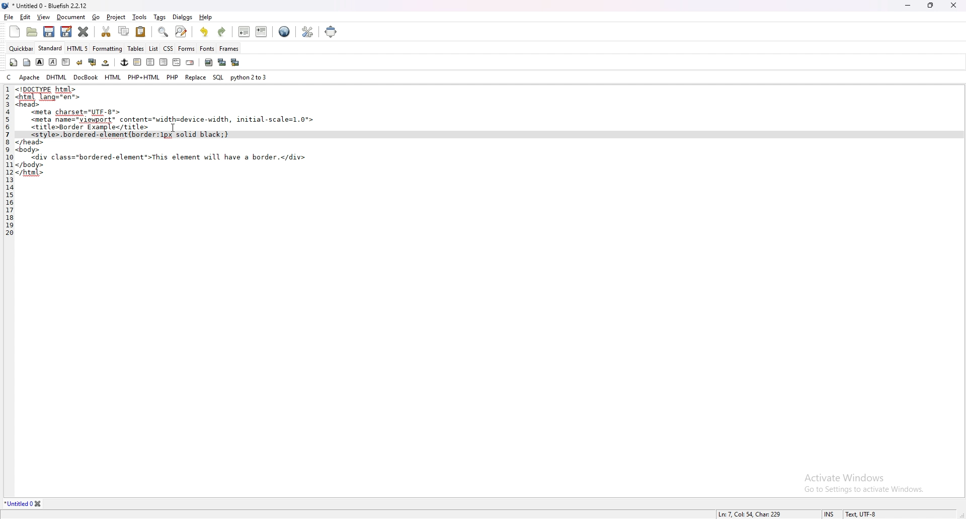 The image size is (966, 519). What do you see at coordinates (176, 62) in the screenshot?
I see `html comment` at bounding box center [176, 62].